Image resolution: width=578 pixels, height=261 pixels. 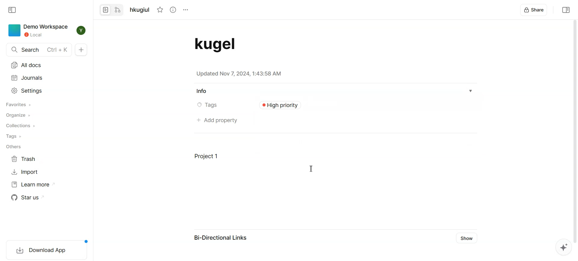 I want to click on Organize, so click(x=18, y=115).